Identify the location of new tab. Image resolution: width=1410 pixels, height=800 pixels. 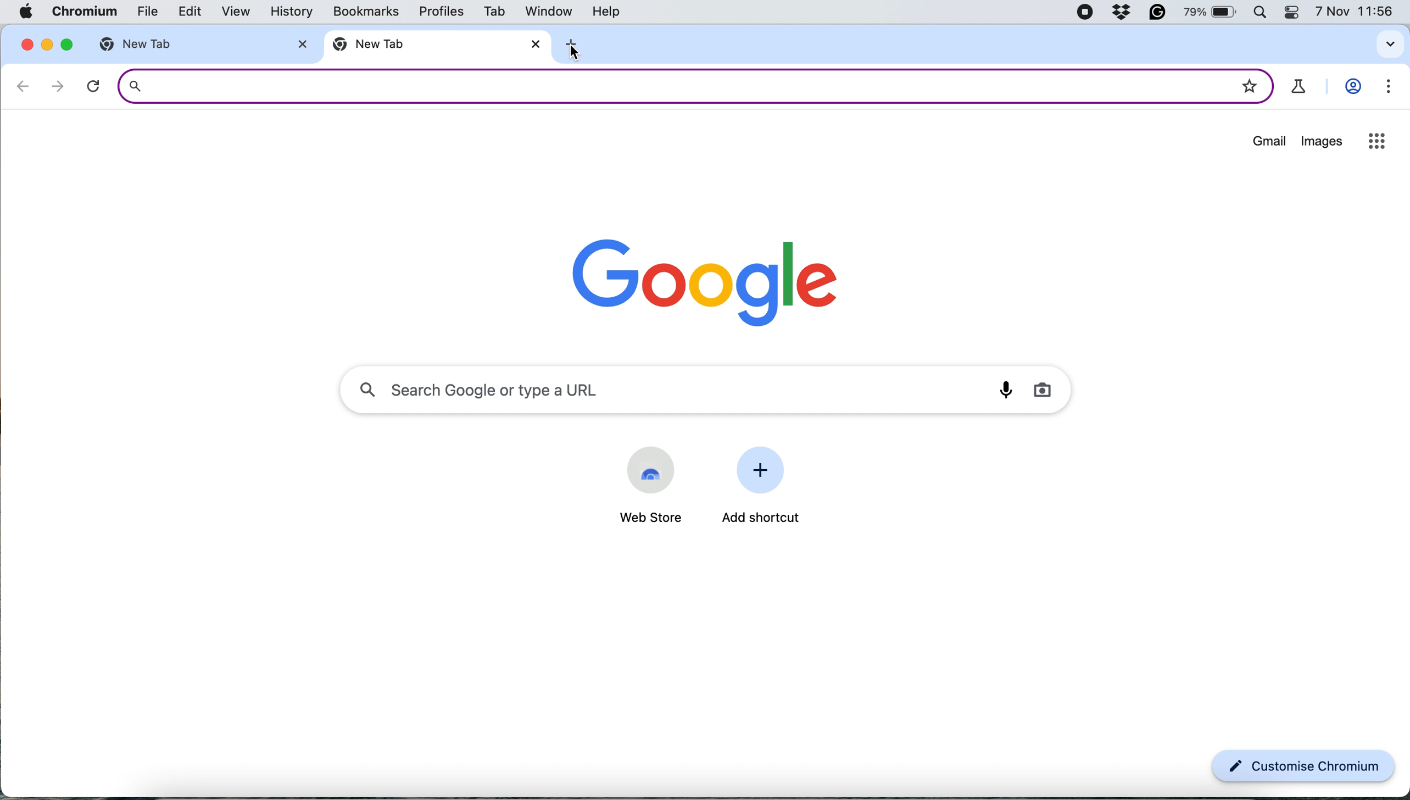
(421, 47).